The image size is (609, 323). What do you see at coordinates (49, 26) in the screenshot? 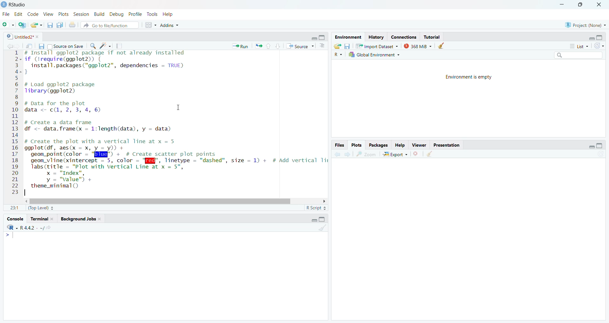
I see `files` at bounding box center [49, 26].